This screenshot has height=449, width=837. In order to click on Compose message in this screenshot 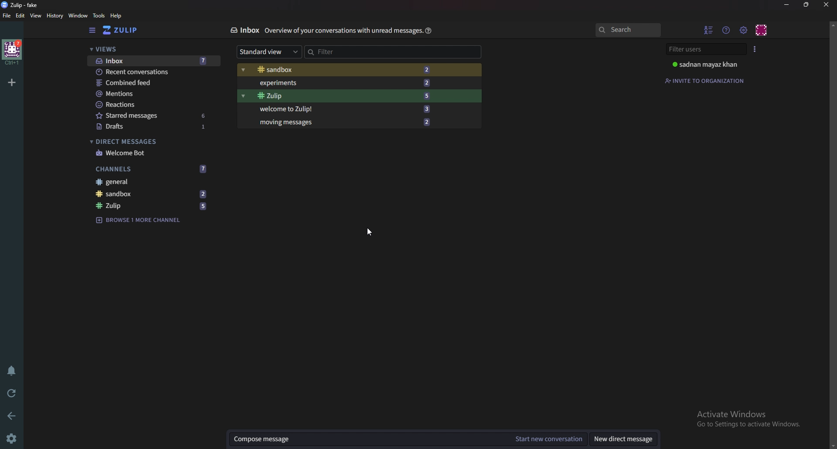, I will do `click(370, 439)`.